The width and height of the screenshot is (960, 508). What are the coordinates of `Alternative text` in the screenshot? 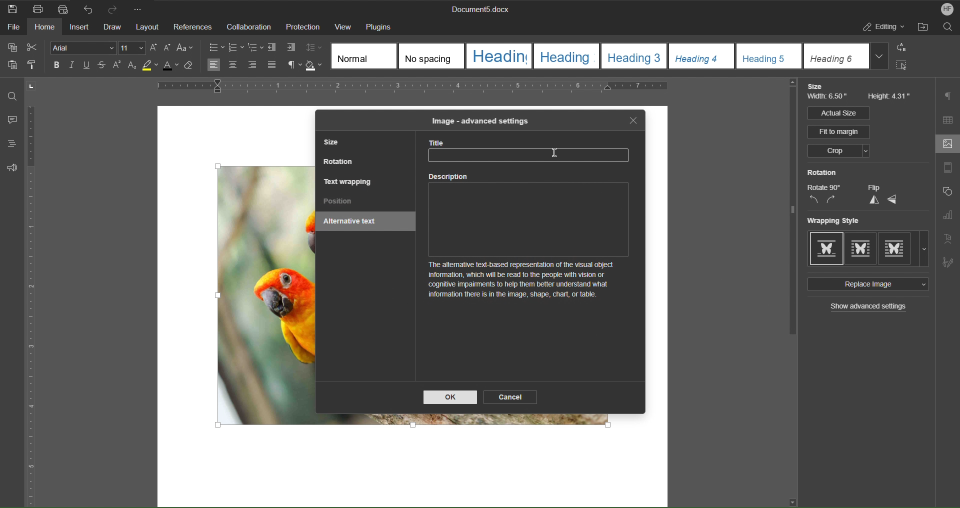 It's located at (353, 222).